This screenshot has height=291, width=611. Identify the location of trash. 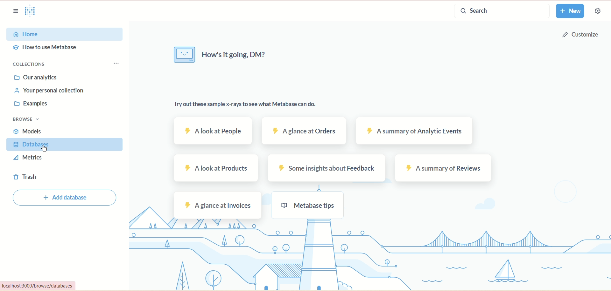
(25, 177).